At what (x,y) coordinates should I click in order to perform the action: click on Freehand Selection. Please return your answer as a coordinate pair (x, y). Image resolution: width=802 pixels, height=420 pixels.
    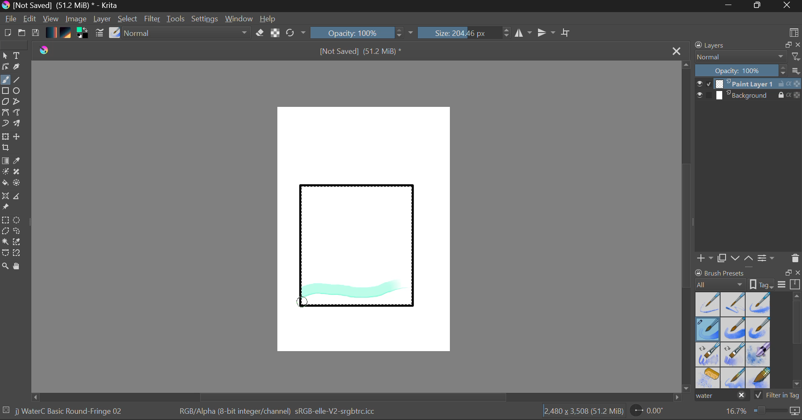
    Looking at the image, I should click on (17, 232).